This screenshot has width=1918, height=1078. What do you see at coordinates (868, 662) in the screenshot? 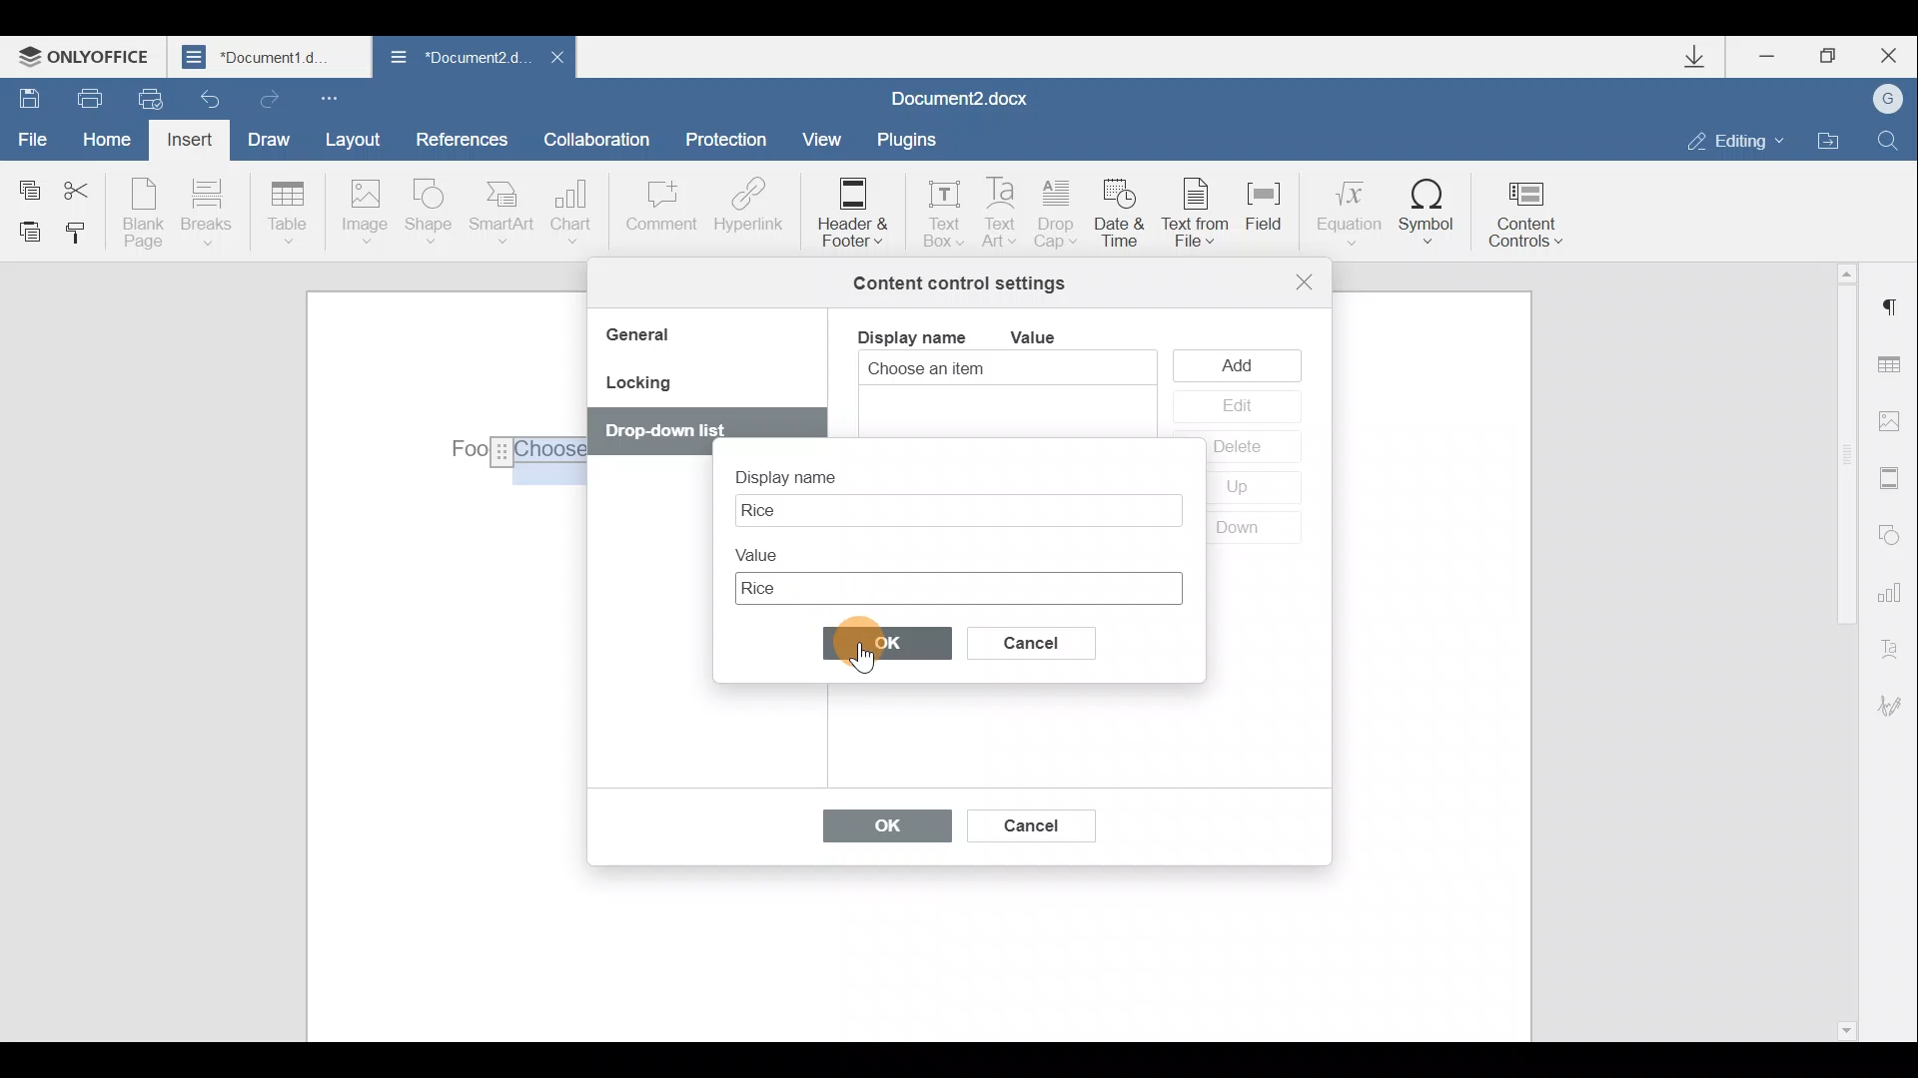
I see `Cursor` at bounding box center [868, 662].